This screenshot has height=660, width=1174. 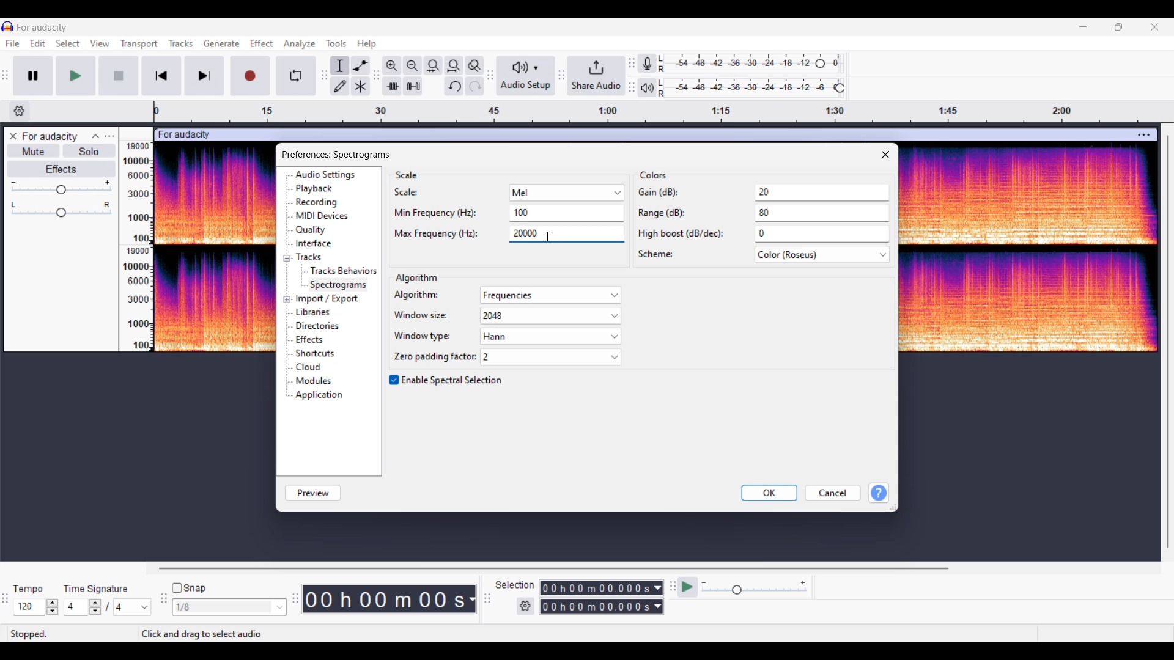 I want to click on audio settings, so click(x=330, y=175).